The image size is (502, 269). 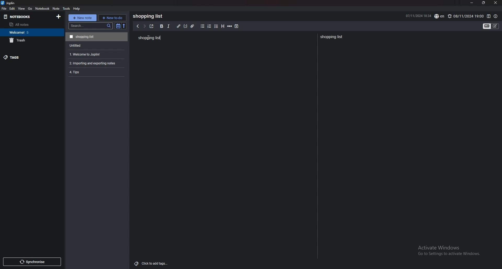 What do you see at coordinates (112, 17) in the screenshot?
I see `new todo` at bounding box center [112, 17].